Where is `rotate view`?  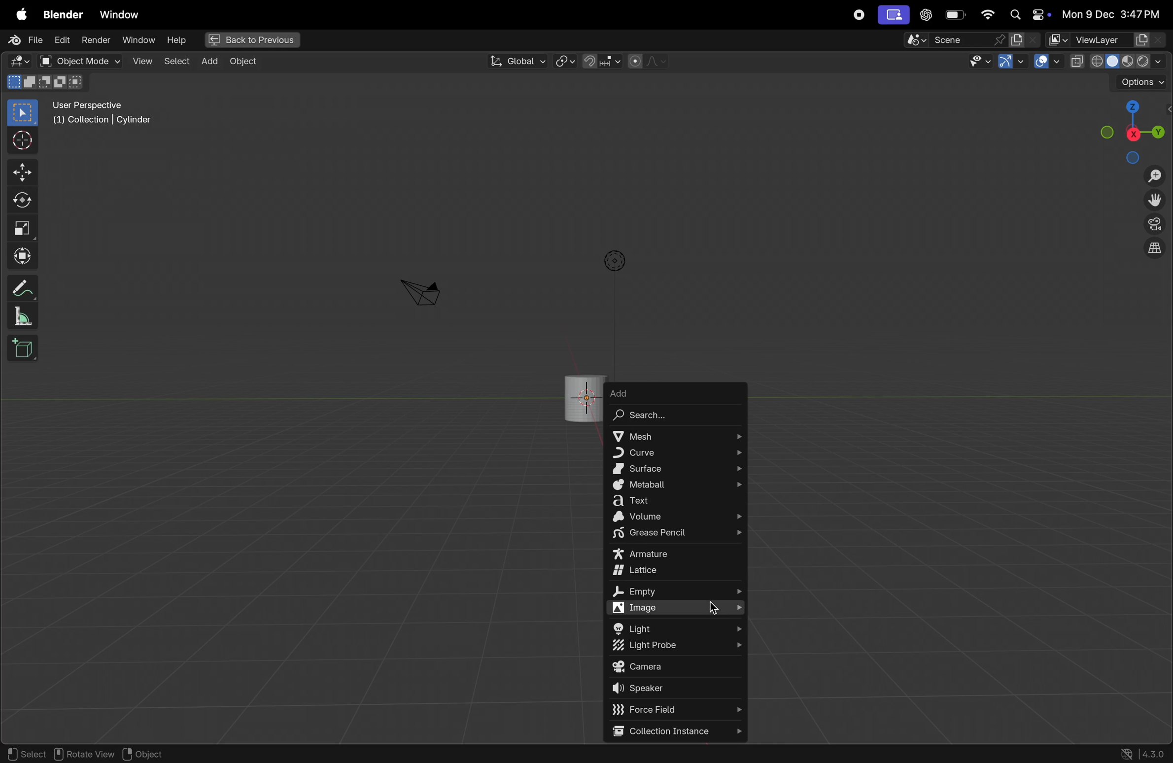
rotate view is located at coordinates (87, 754).